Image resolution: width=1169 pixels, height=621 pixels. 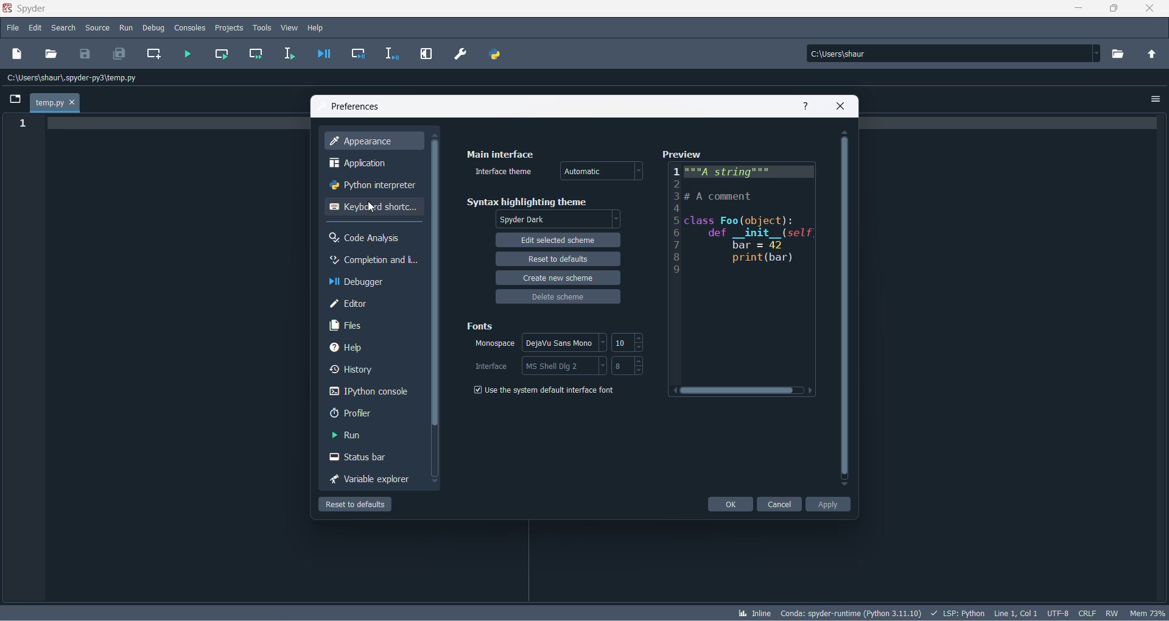 What do you see at coordinates (560, 220) in the screenshot?
I see `highlighting theme options` at bounding box center [560, 220].